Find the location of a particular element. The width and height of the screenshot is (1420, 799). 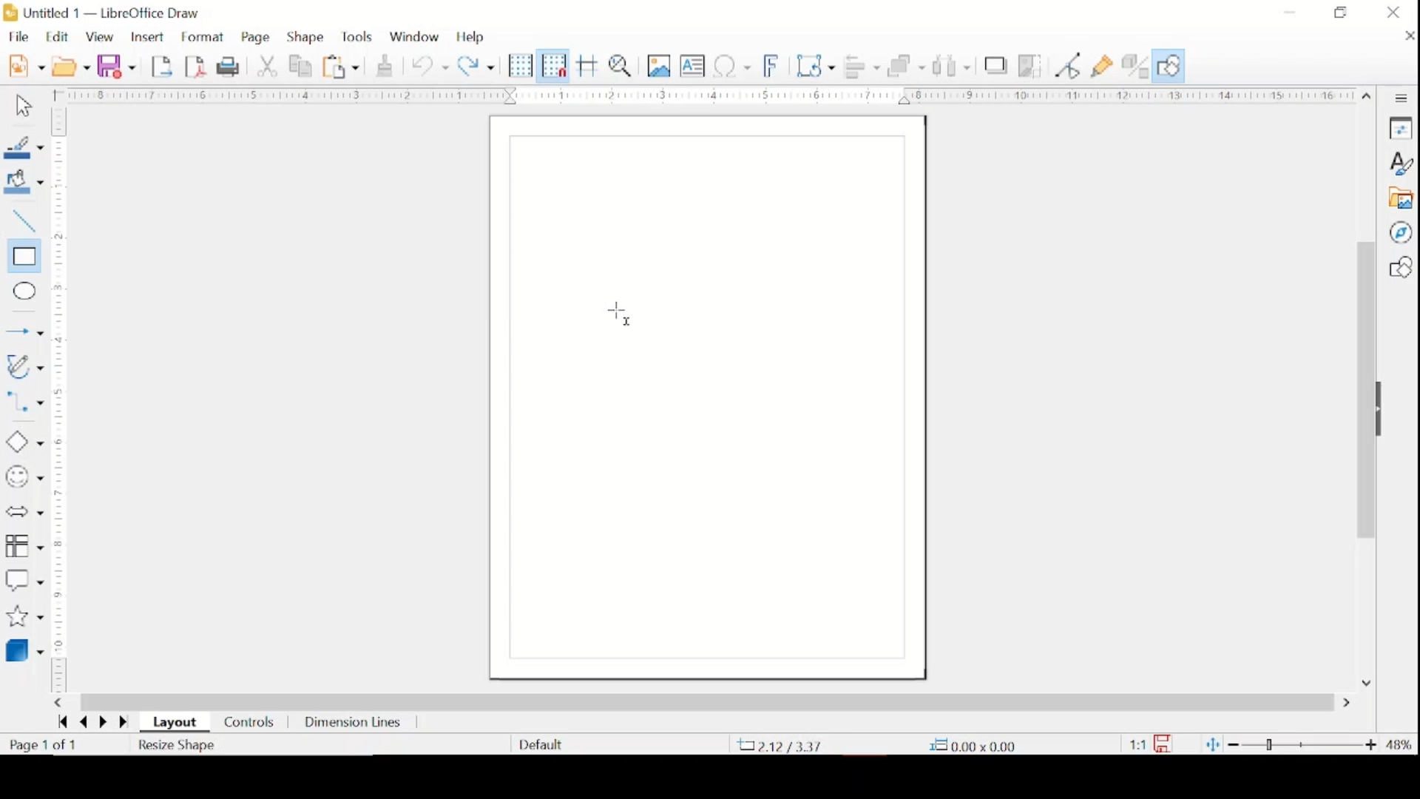

scroll box is located at coordinates (1365, 393).